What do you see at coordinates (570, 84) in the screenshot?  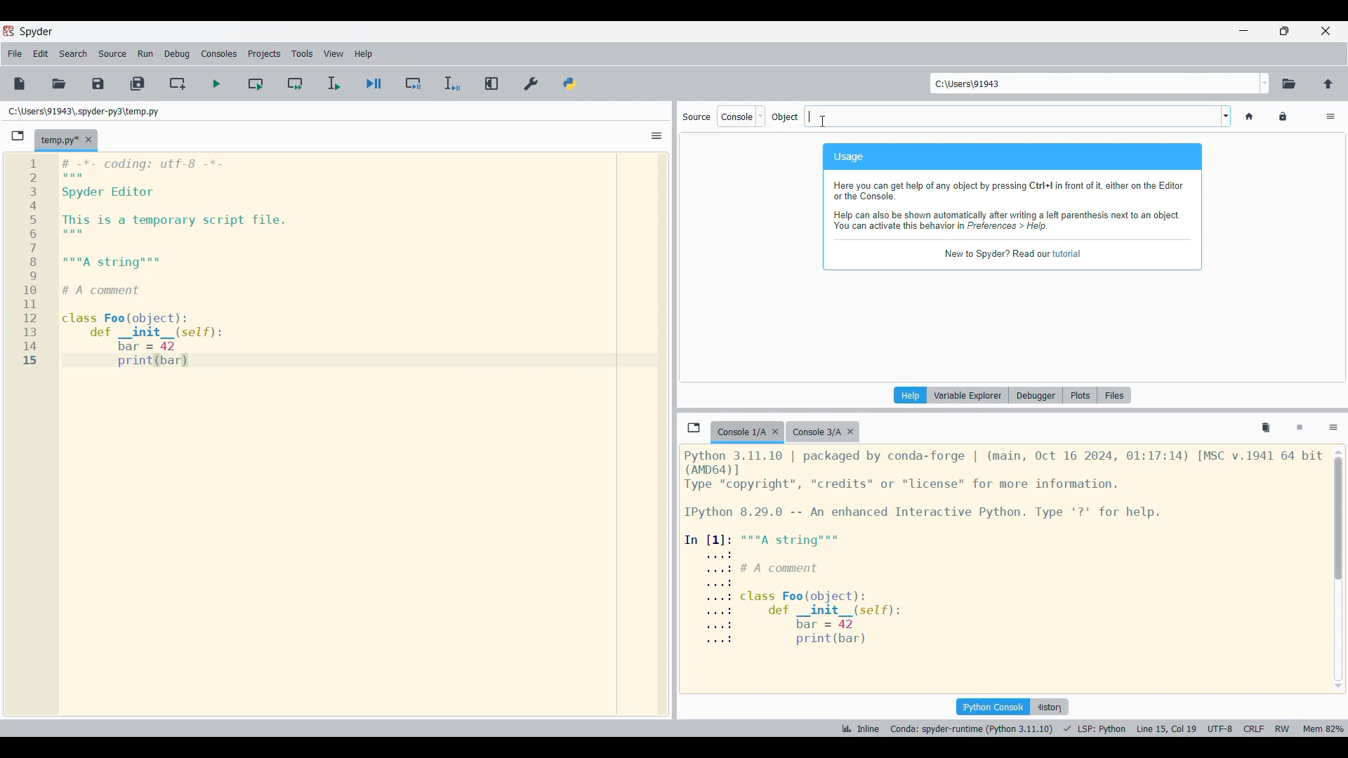 I see `PYTHONPATH manager` at bounding box center [570, 84].